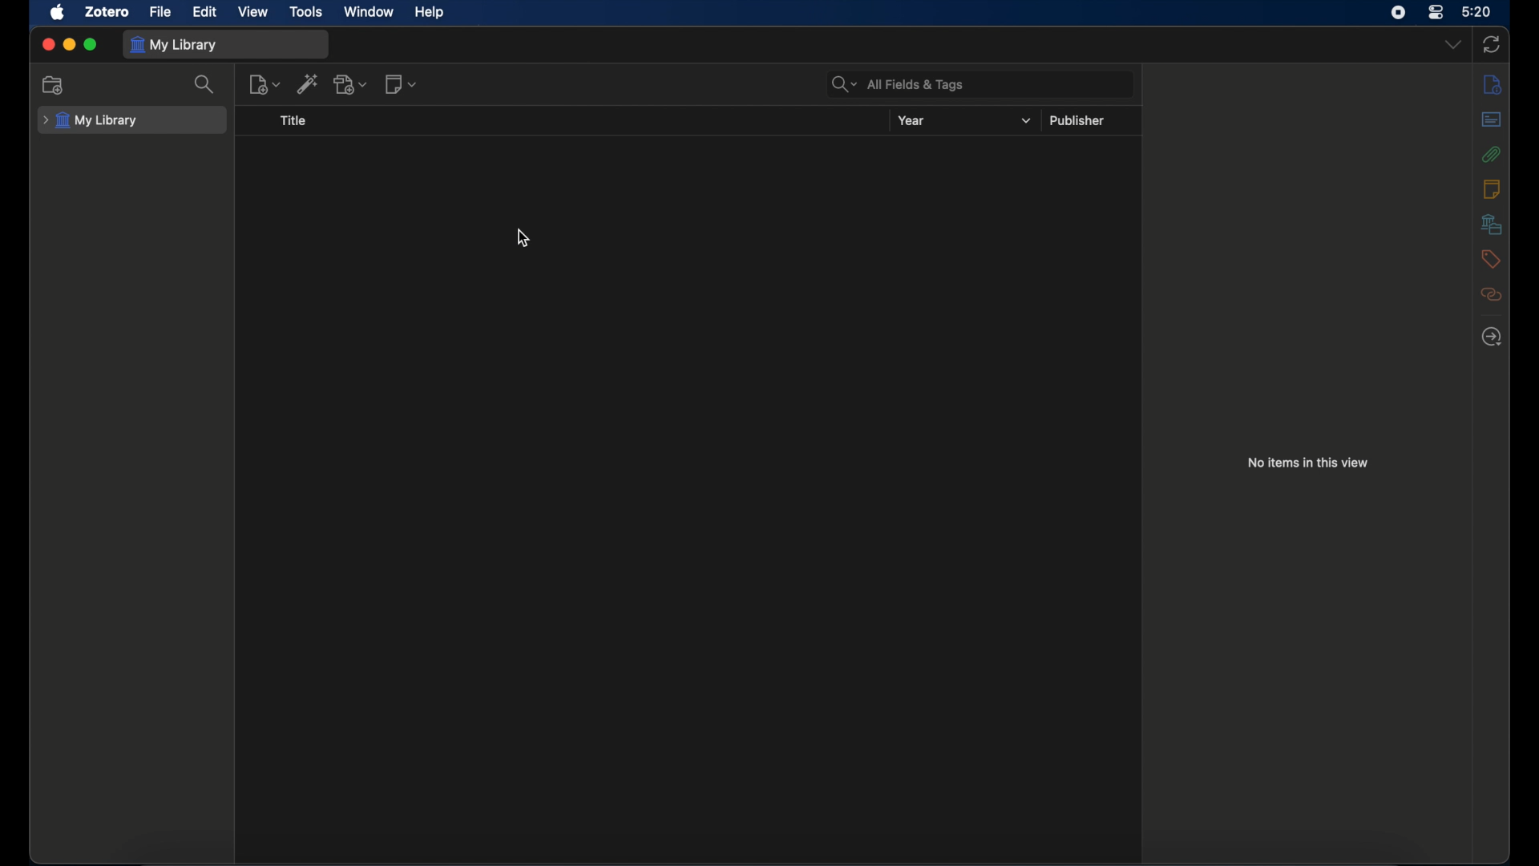 This screenshot has width=1539, height=866. What do you see at coordinates (265, 83) in the screenshot?
I see `new item` at bounding box center [265, 83].